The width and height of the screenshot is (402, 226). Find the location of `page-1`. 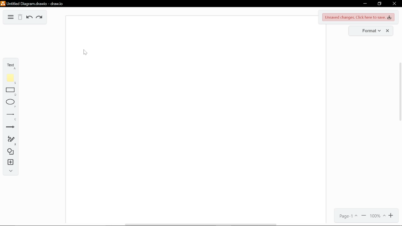

page-1 is located at coordinates (349, 216).